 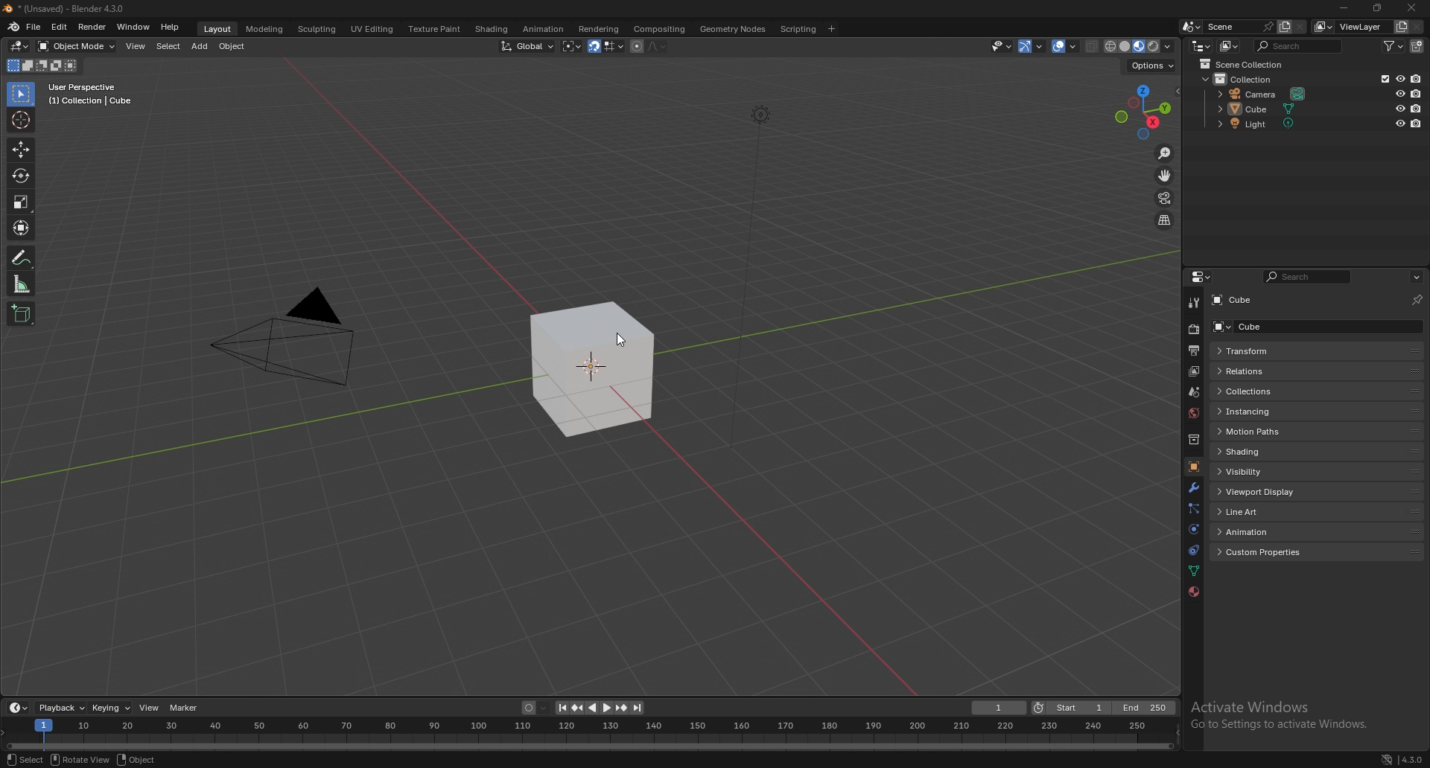 I want to click on hide in viewport, so click(x=1399, y=109).